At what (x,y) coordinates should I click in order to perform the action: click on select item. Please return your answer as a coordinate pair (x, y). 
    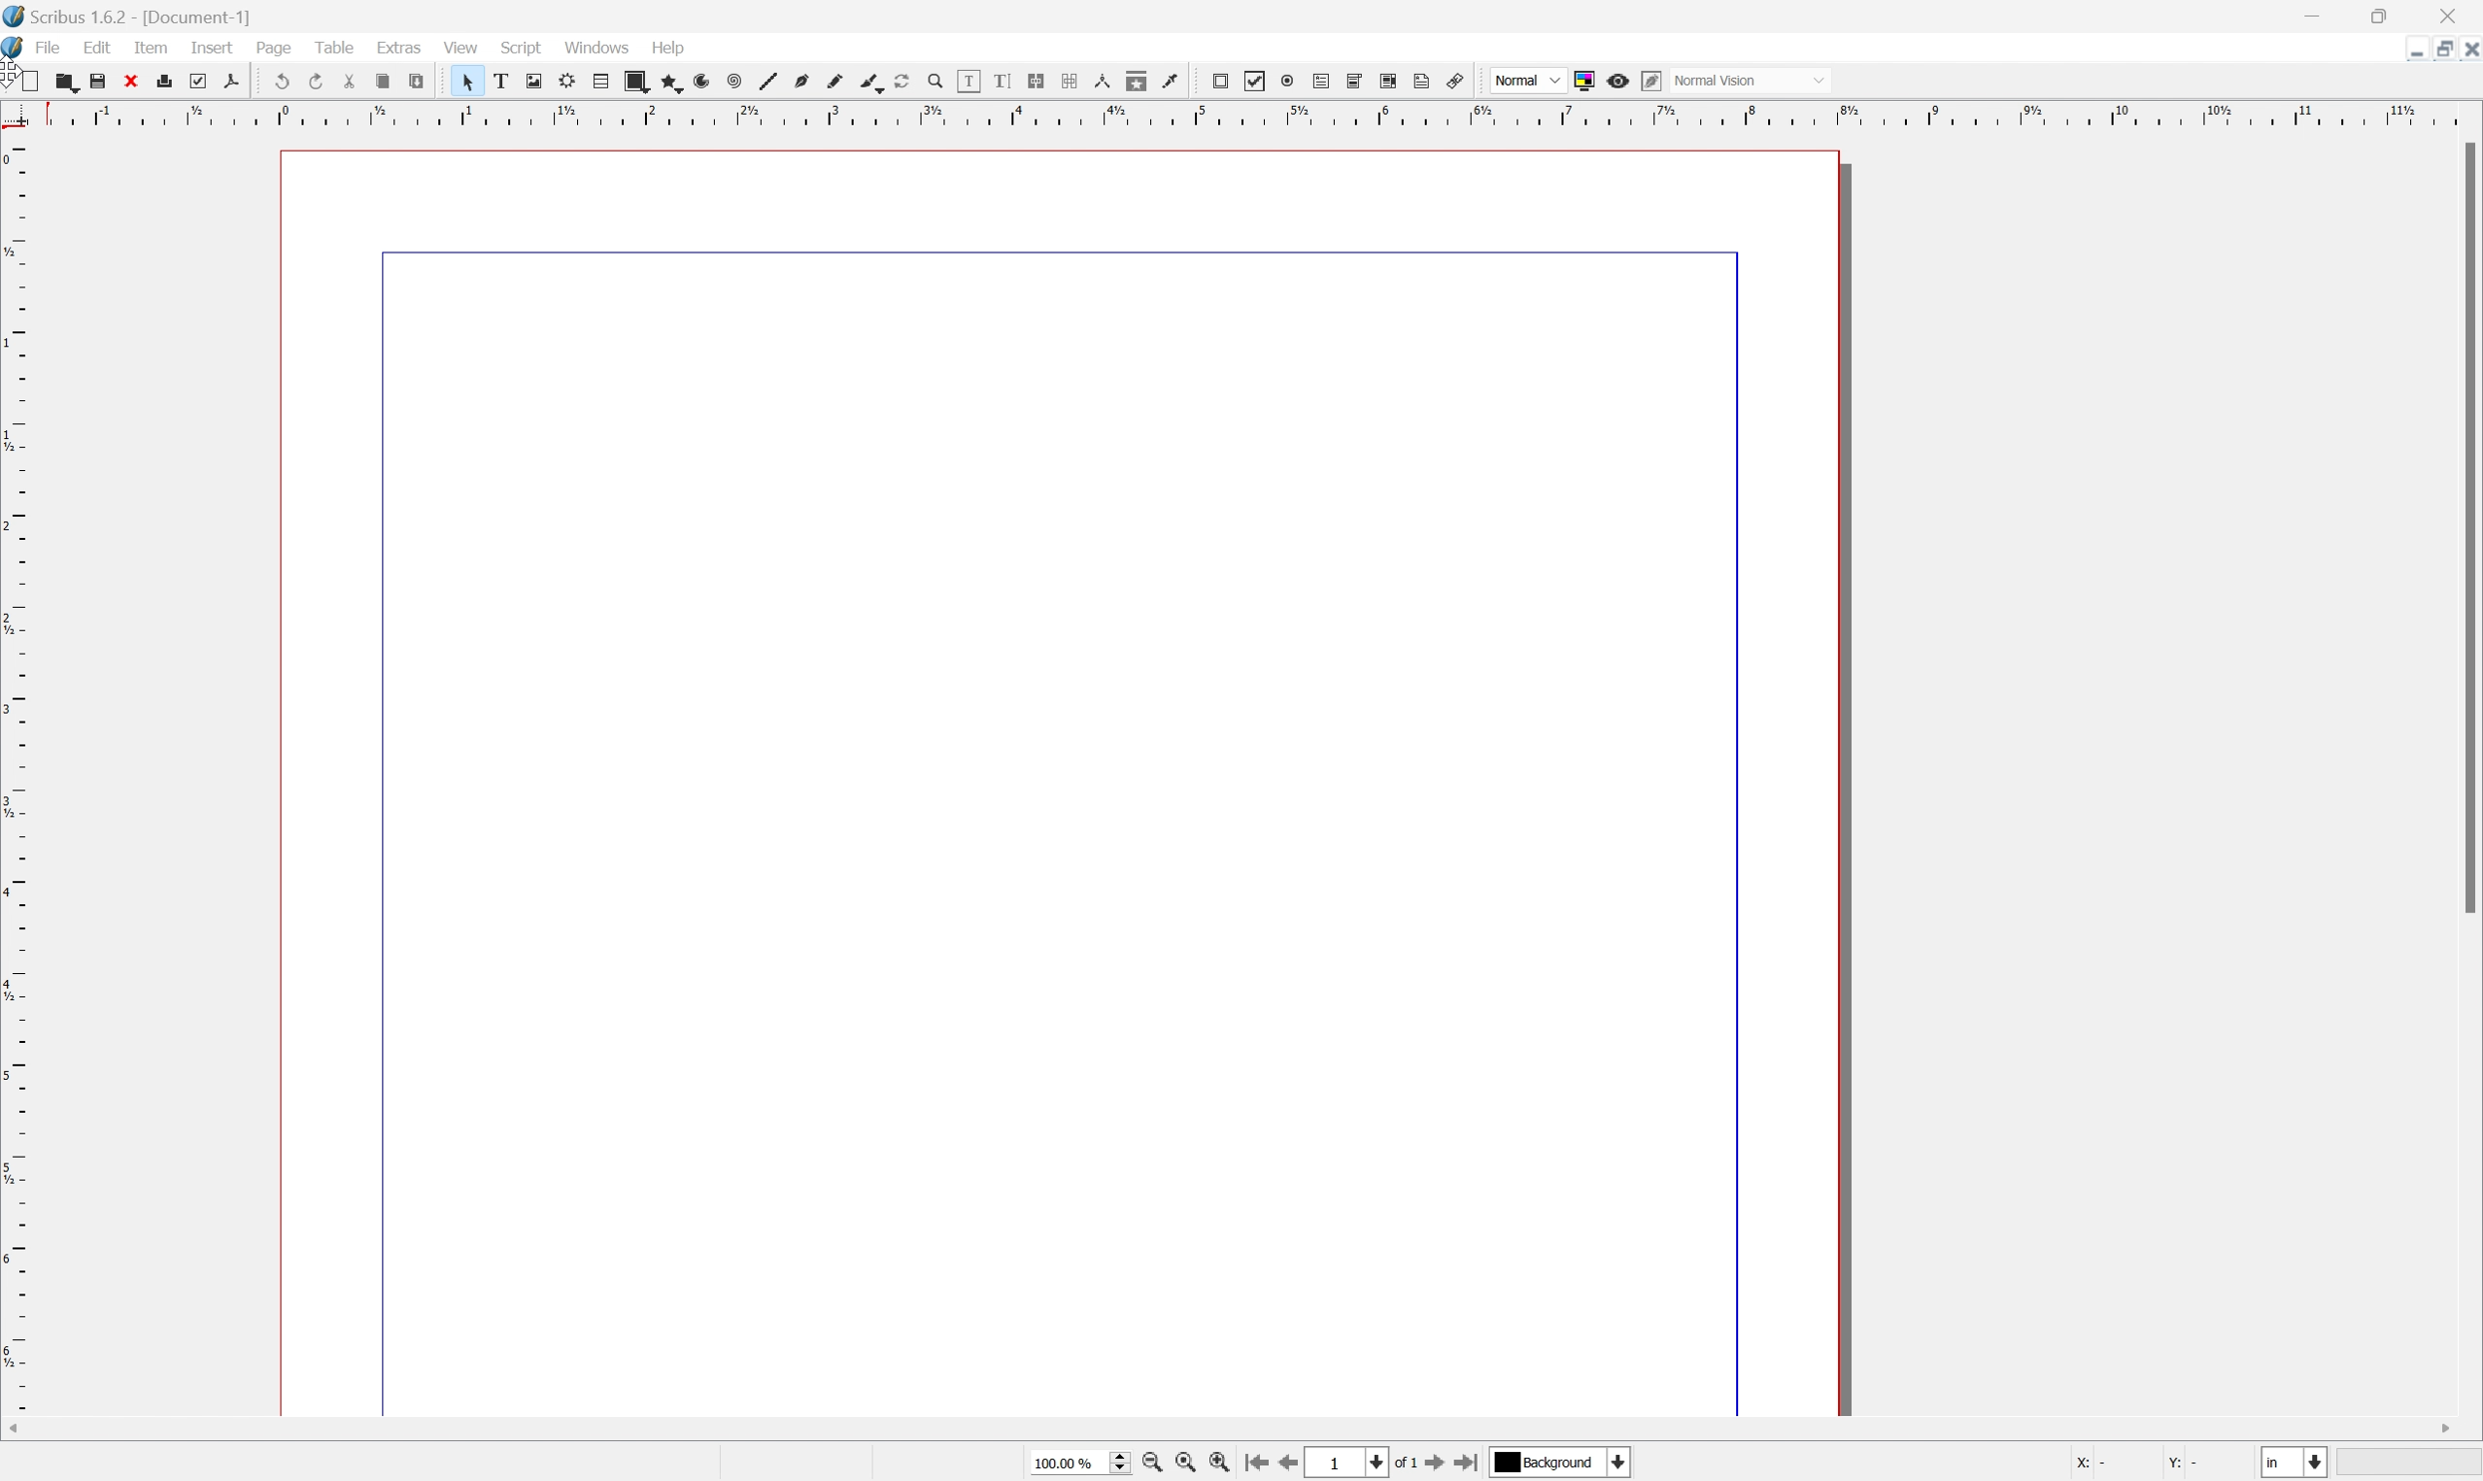
    Looking at the image, I should click on (466, 82).